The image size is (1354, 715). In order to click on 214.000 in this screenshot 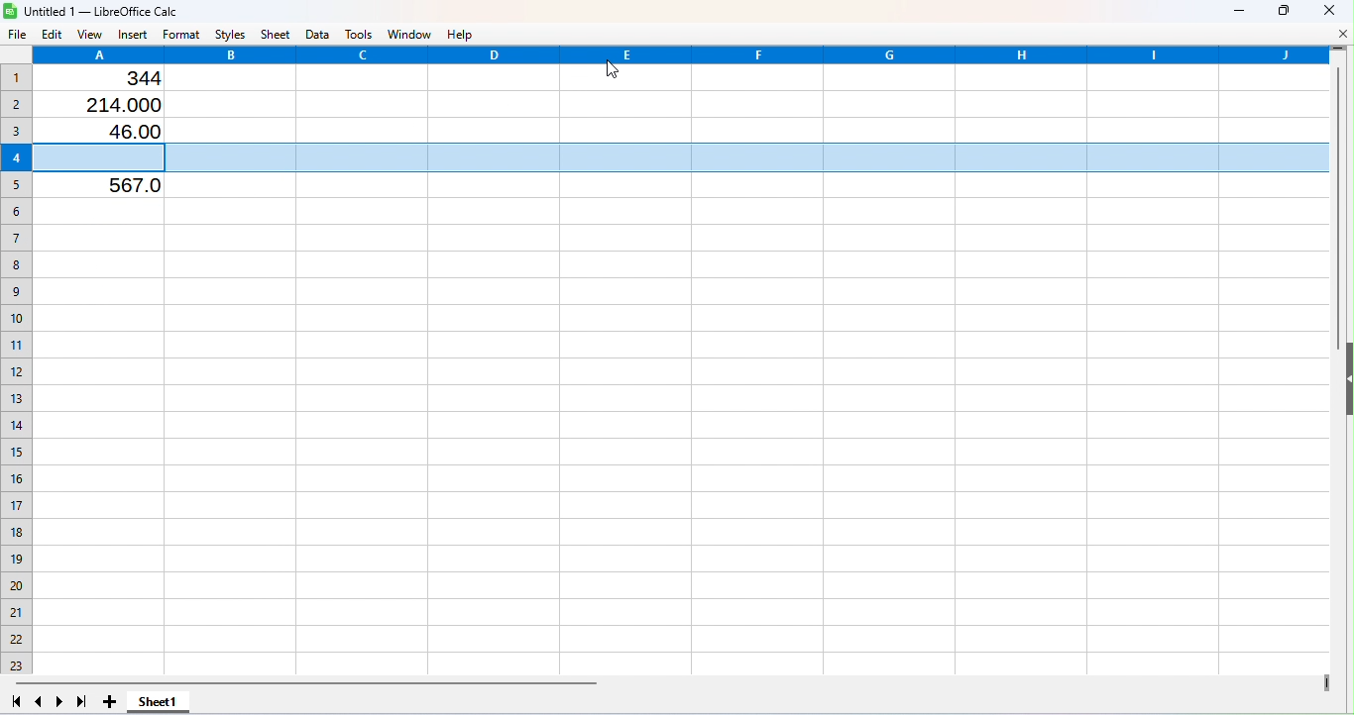, I will do `click(118, 104)`.